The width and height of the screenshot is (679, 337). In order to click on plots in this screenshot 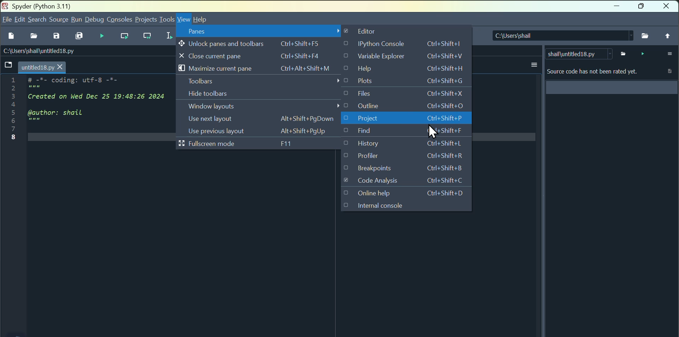, I will do `click(405, 80)`.